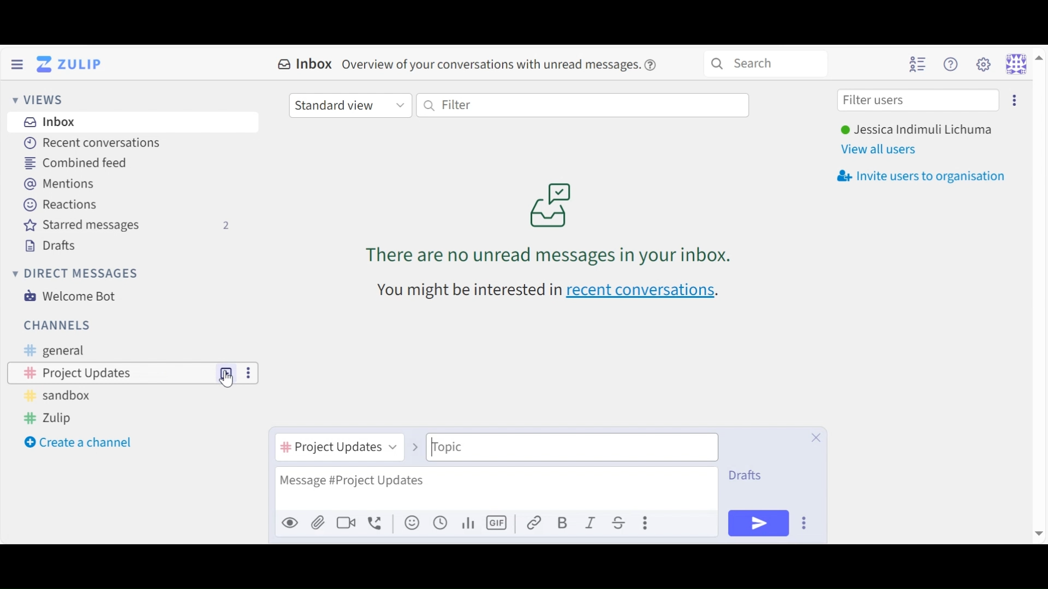 This screenshot has width=1048, height=589. I want to click on Channel name, so click(338, 449).